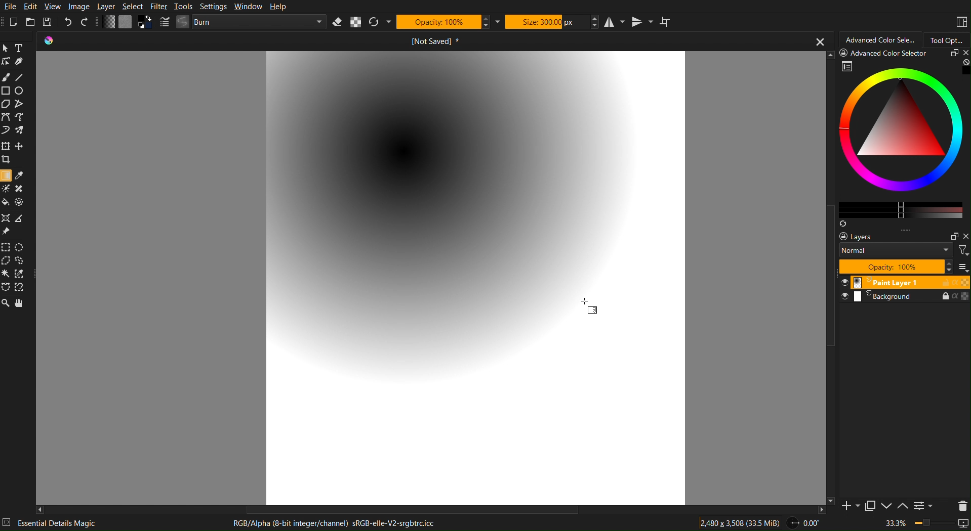  What do you see at coordinates (126, 23) in the screenshot?
I see `Color Settings` at bounding box center [126, 23].